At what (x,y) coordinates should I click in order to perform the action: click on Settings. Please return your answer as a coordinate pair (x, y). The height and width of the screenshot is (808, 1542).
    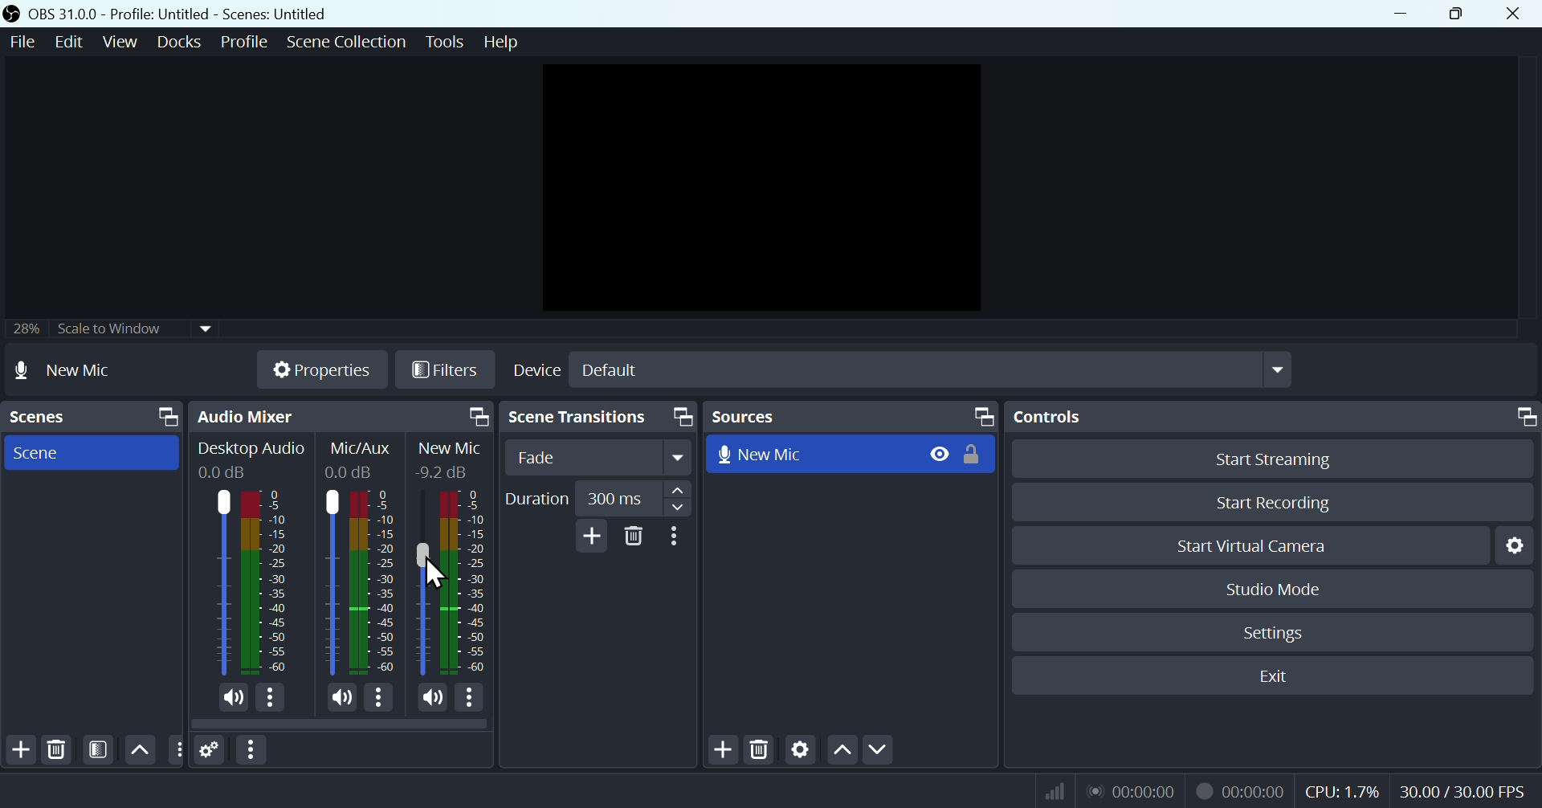
    Looking at the image, I should click on (801, 752).